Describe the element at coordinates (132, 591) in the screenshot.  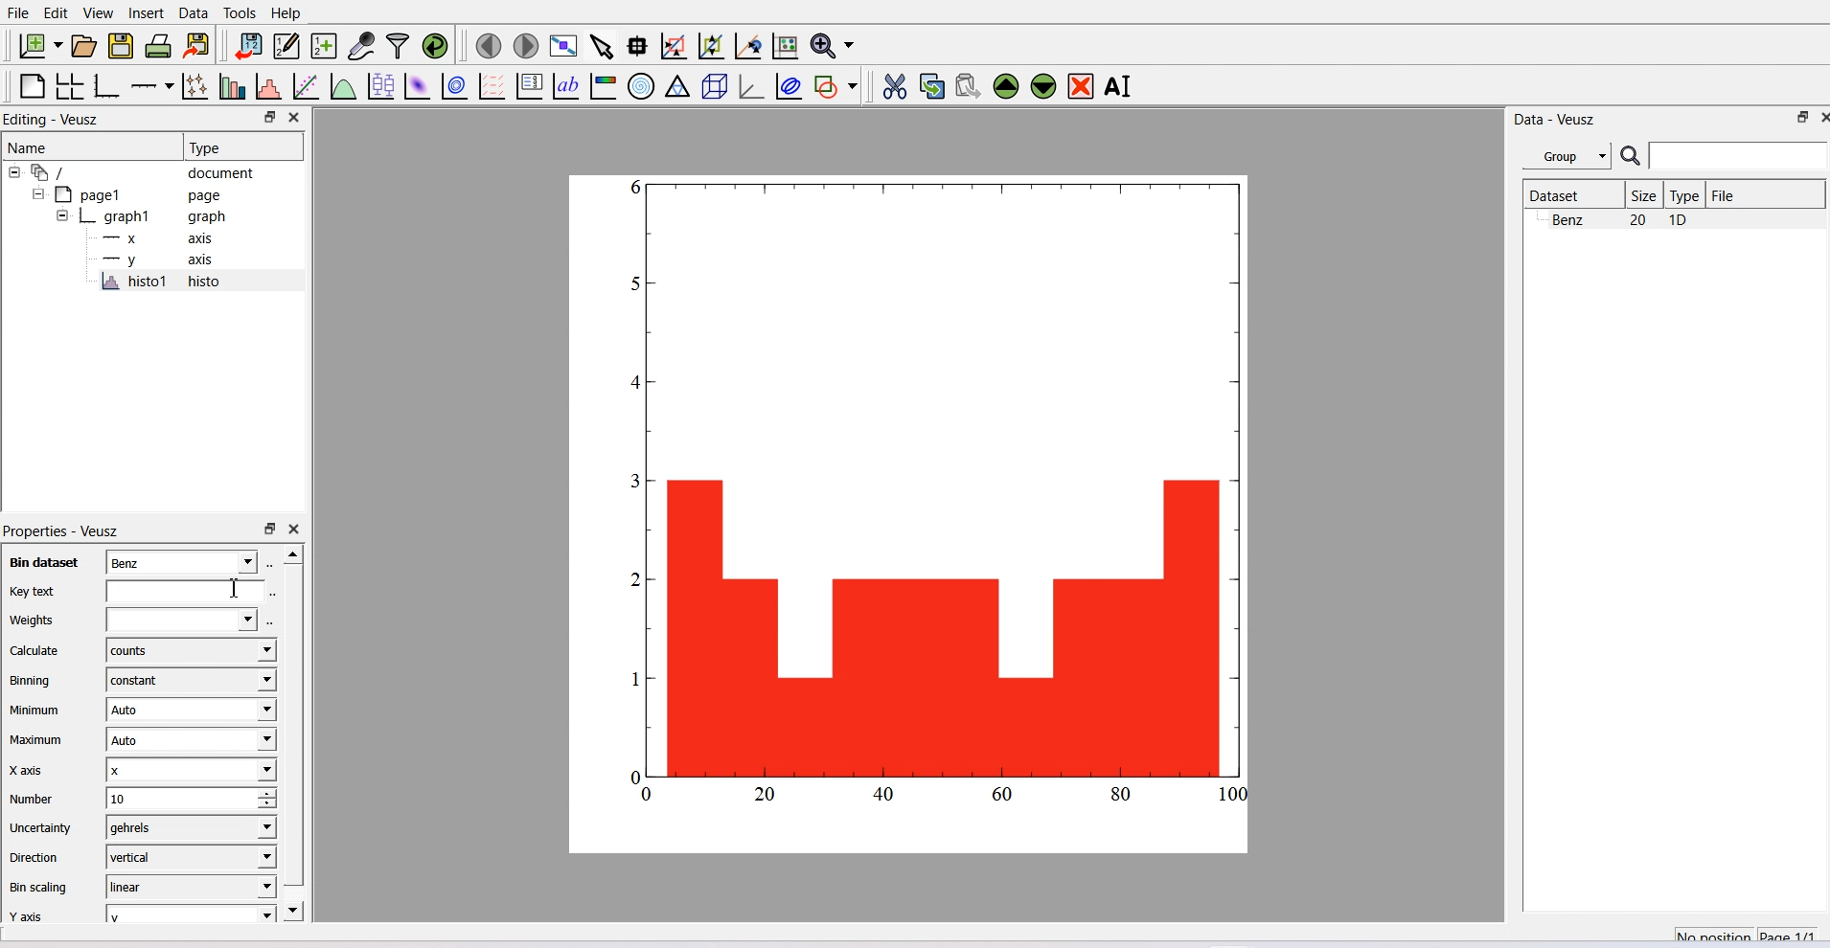
I see `Key text` at that location.